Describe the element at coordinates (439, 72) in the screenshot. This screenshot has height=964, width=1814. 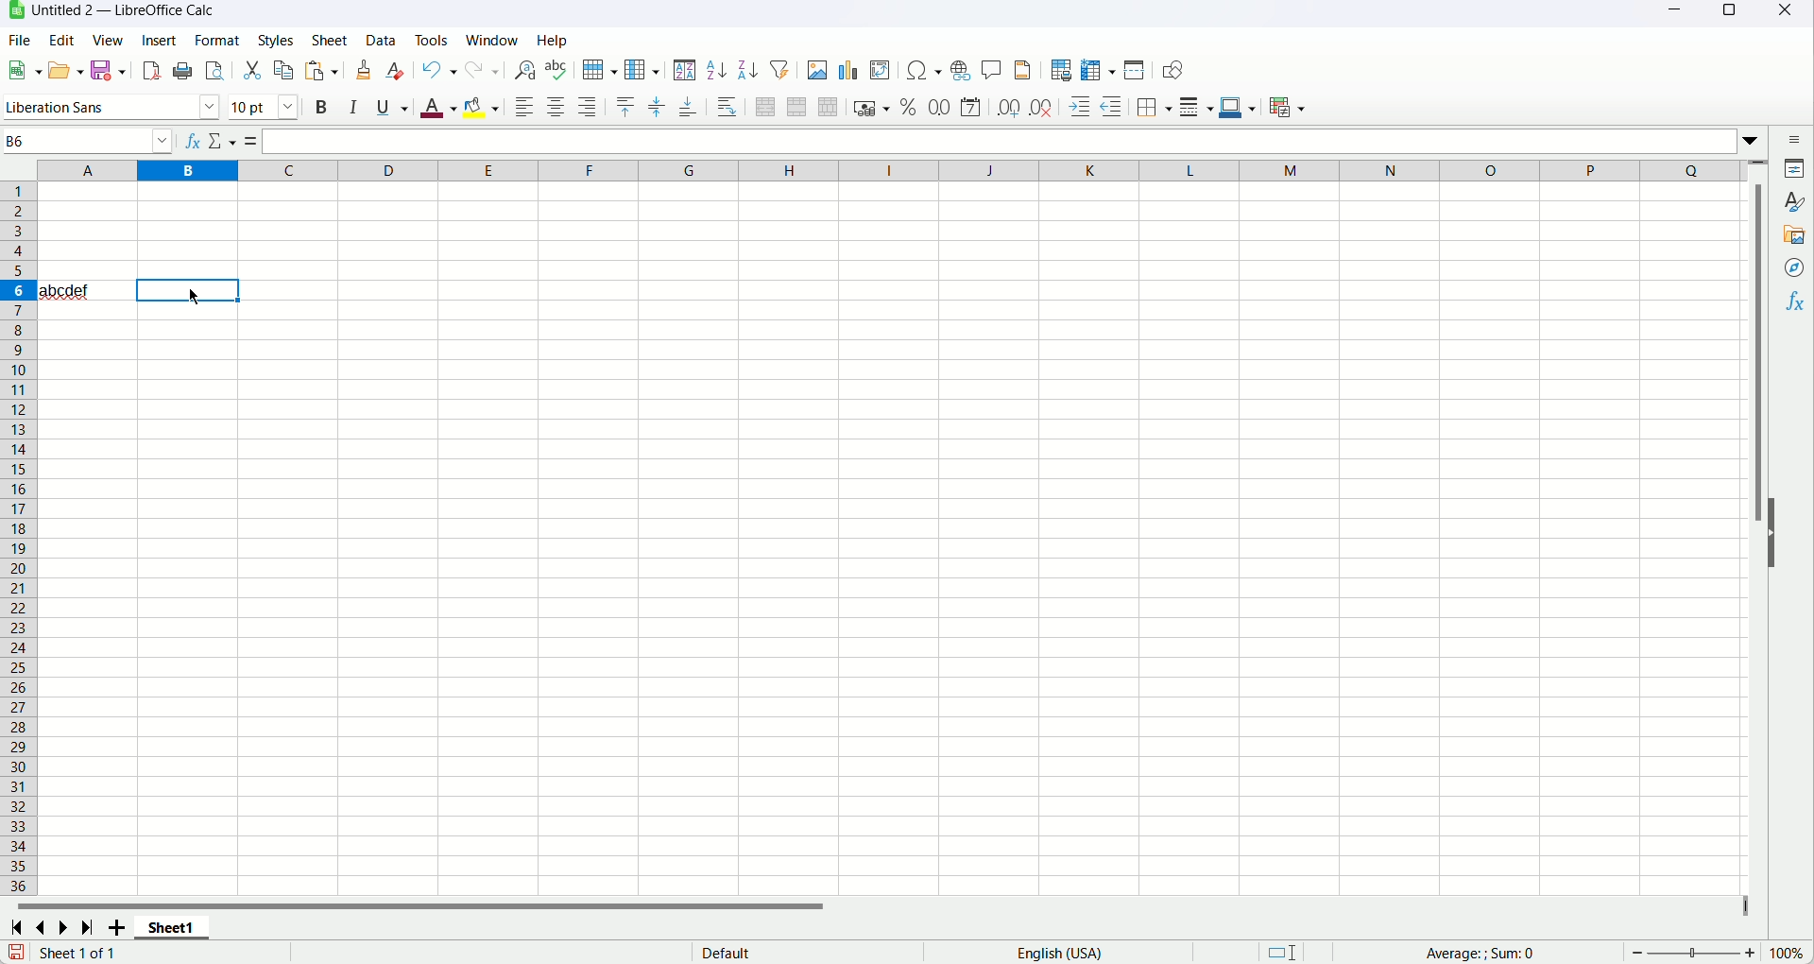
I see `undo` at that location.